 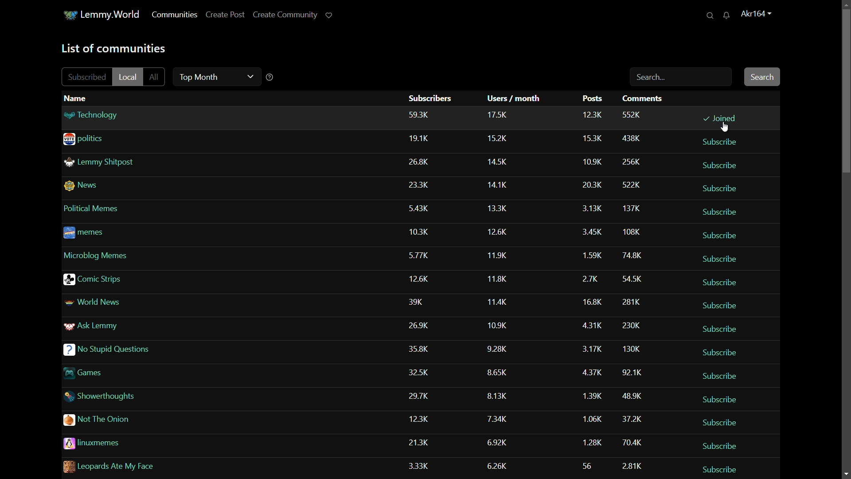 What do you see at coordinates (720, 236) in the screenshot?
I see `subscribe/unsubscribe` at bounding box center [720, 236].